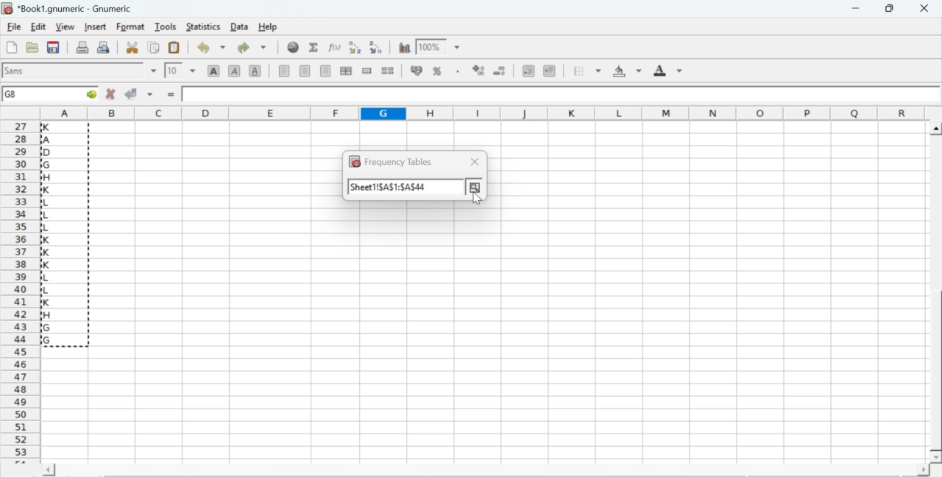  What do you see at coordinates (38, 26) in the screenshot?
I see `edit` at bounding box center [38, 26].